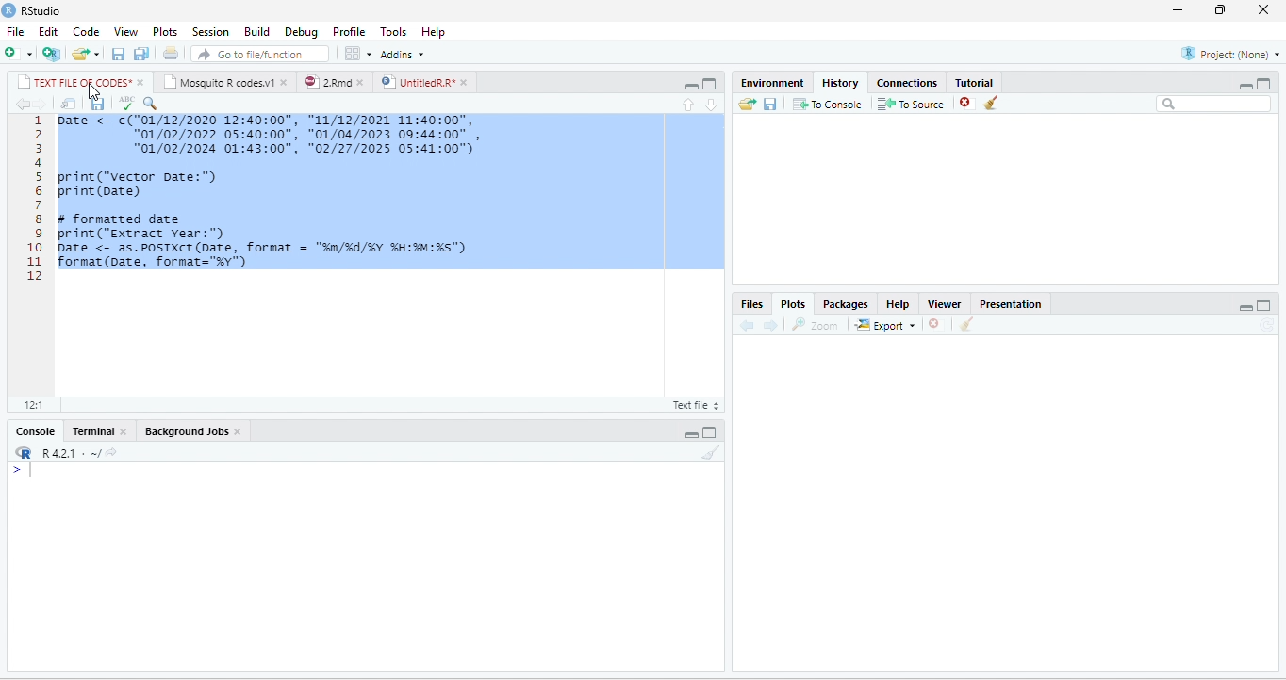 The height and width of the screenshot is (680, 1286). Describe the element at coordinates (770, 325) in the screenshot. I see `forward` at that location.